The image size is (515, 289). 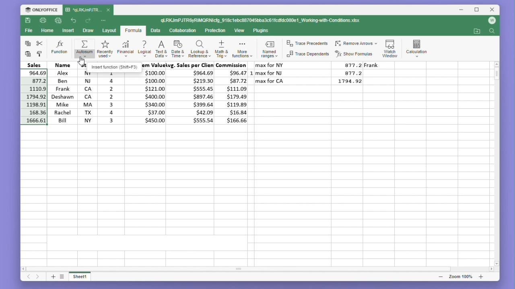 What do you see at coordinates (313, 82) in the screenshot?
I see `max for LA 1794.92` at bounding box center [313, 82].